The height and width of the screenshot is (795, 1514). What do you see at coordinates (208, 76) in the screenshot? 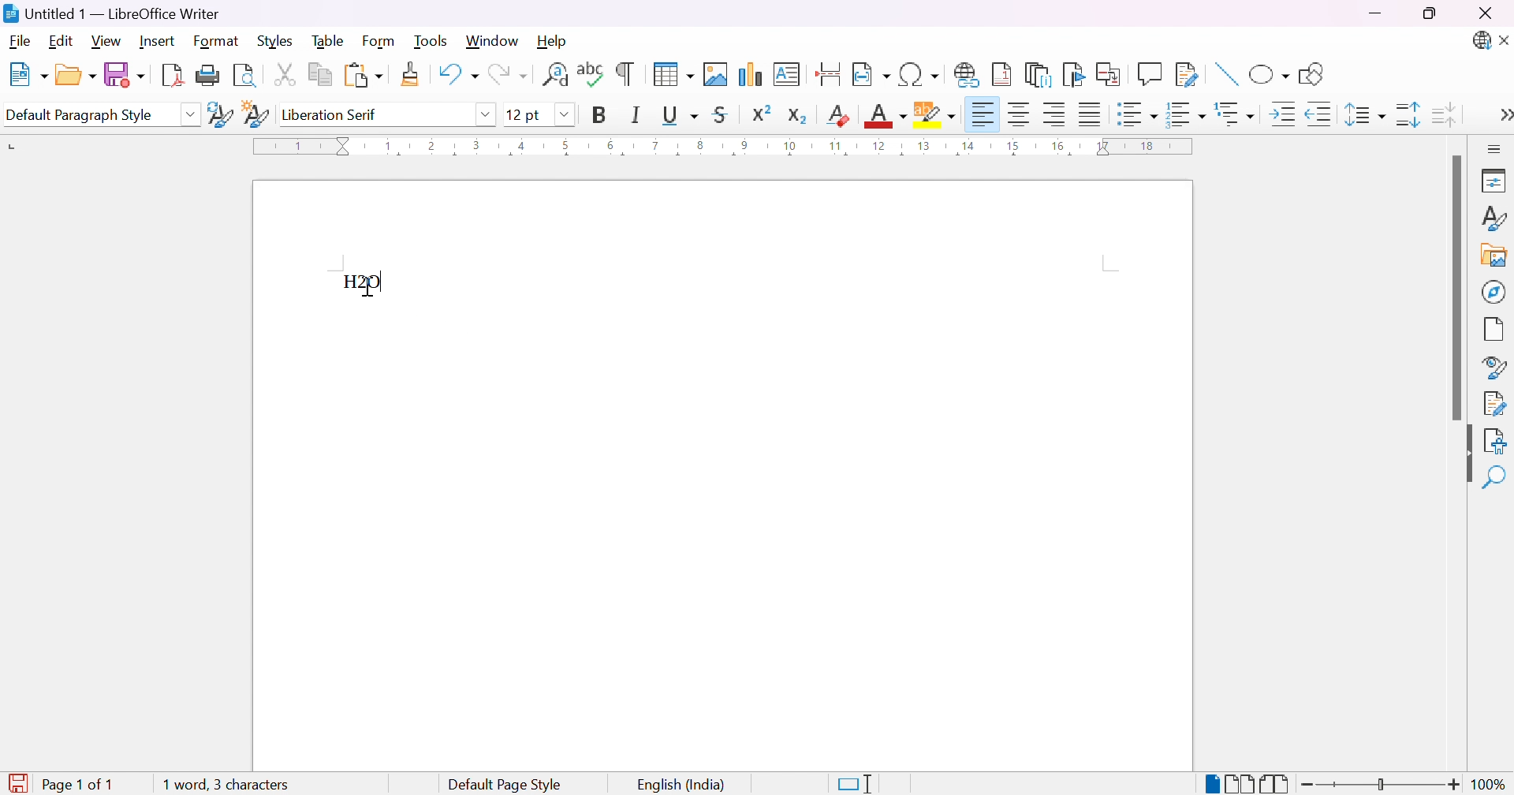
I see `Print` at bounding box center [208, 76].